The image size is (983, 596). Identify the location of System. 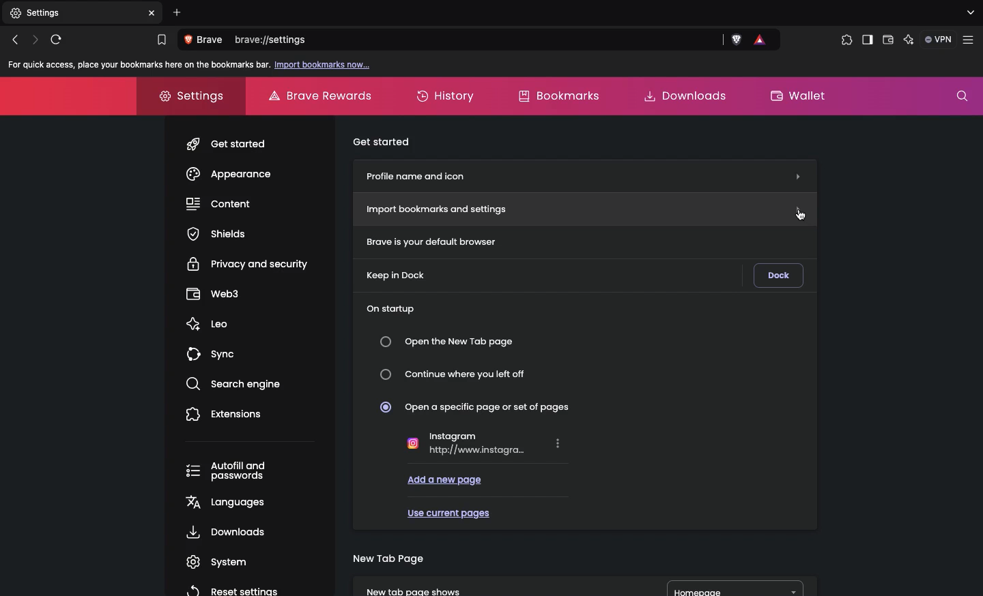
(213, 562).